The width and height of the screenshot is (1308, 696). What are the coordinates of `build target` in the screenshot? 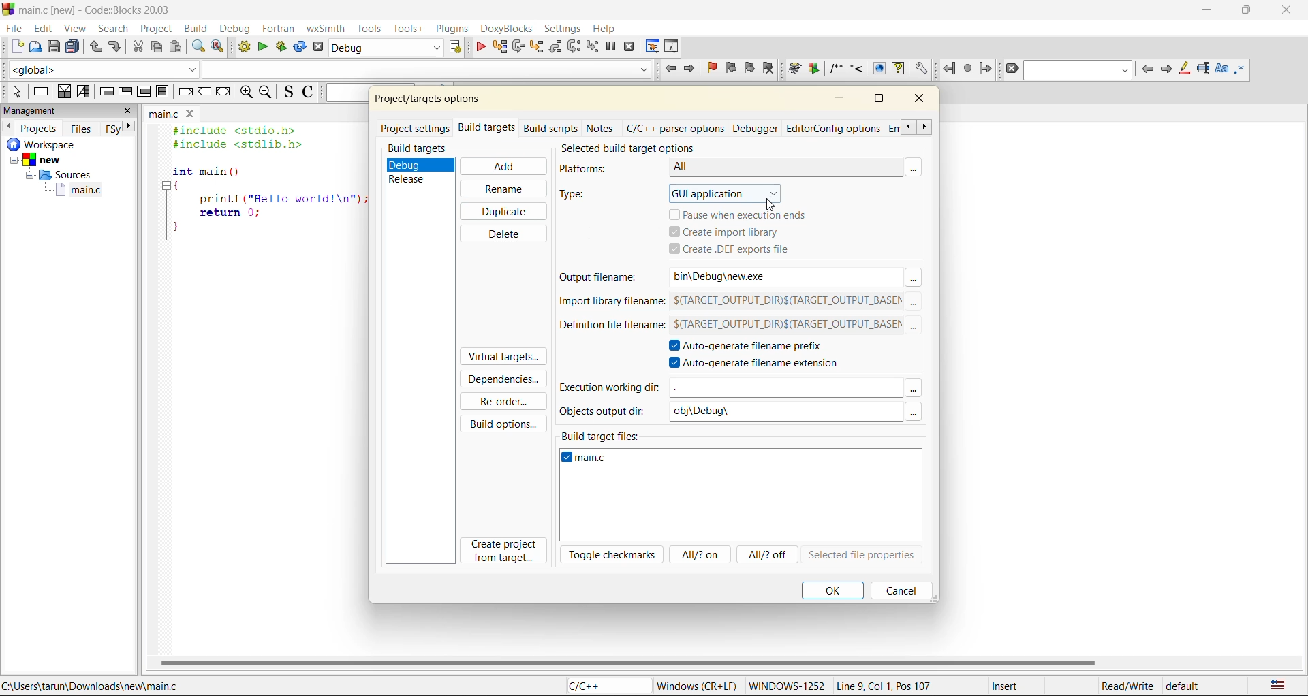 It's located at (384, 48).